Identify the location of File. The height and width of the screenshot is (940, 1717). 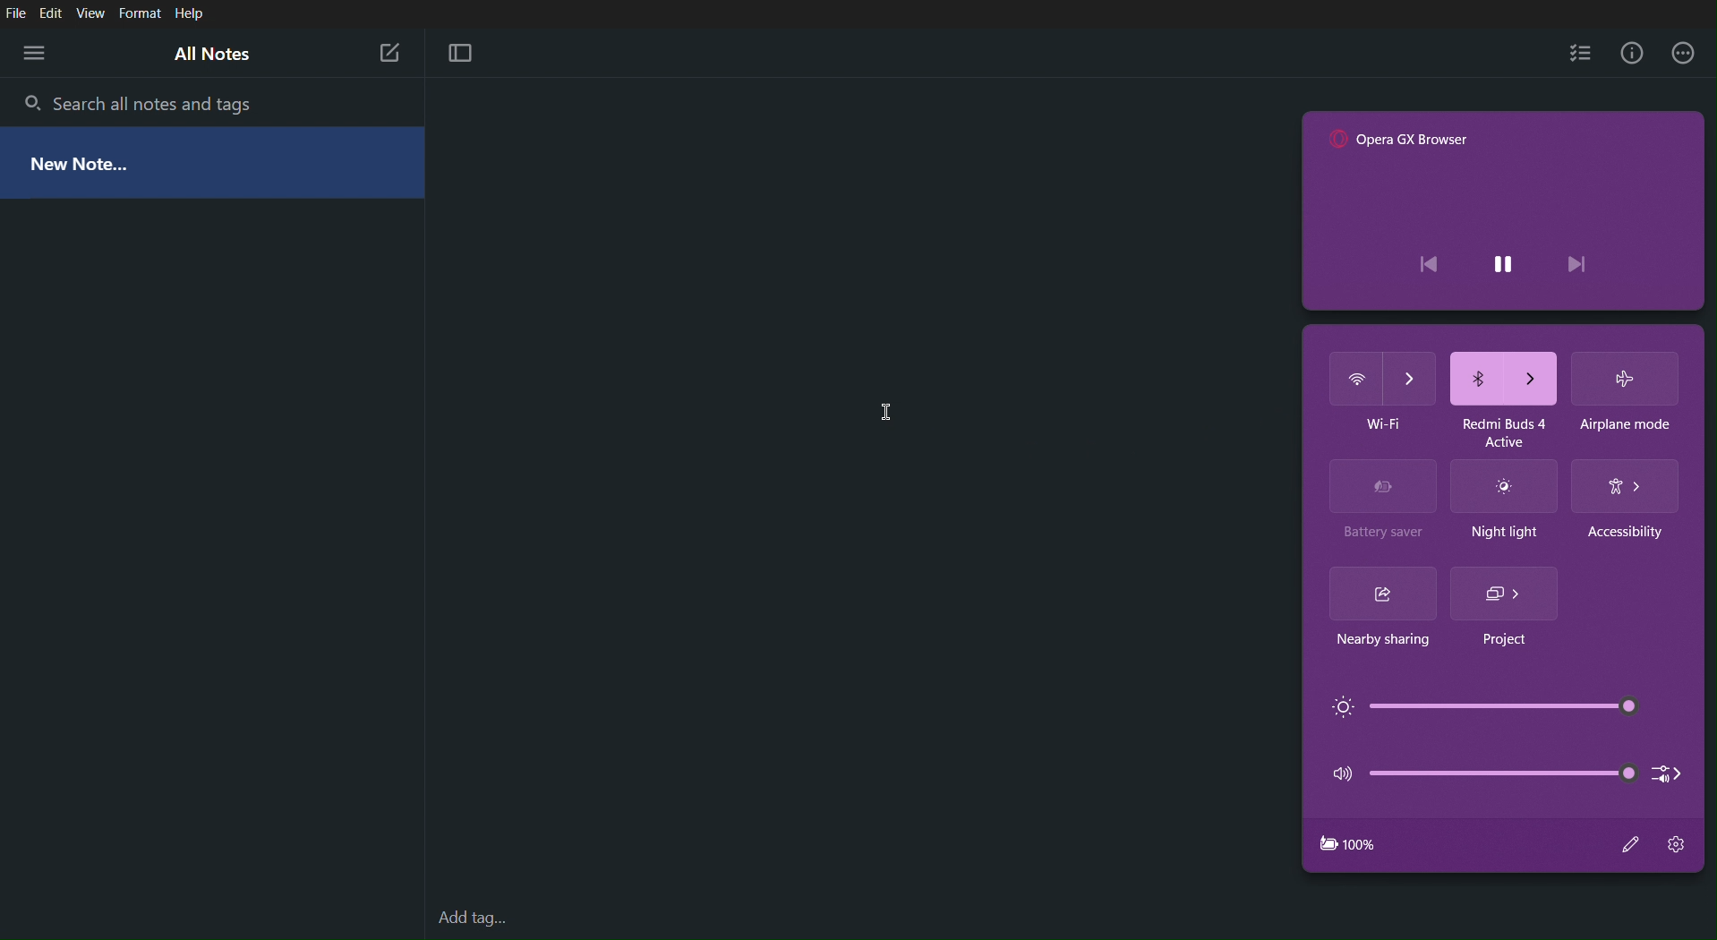
(18, 13).